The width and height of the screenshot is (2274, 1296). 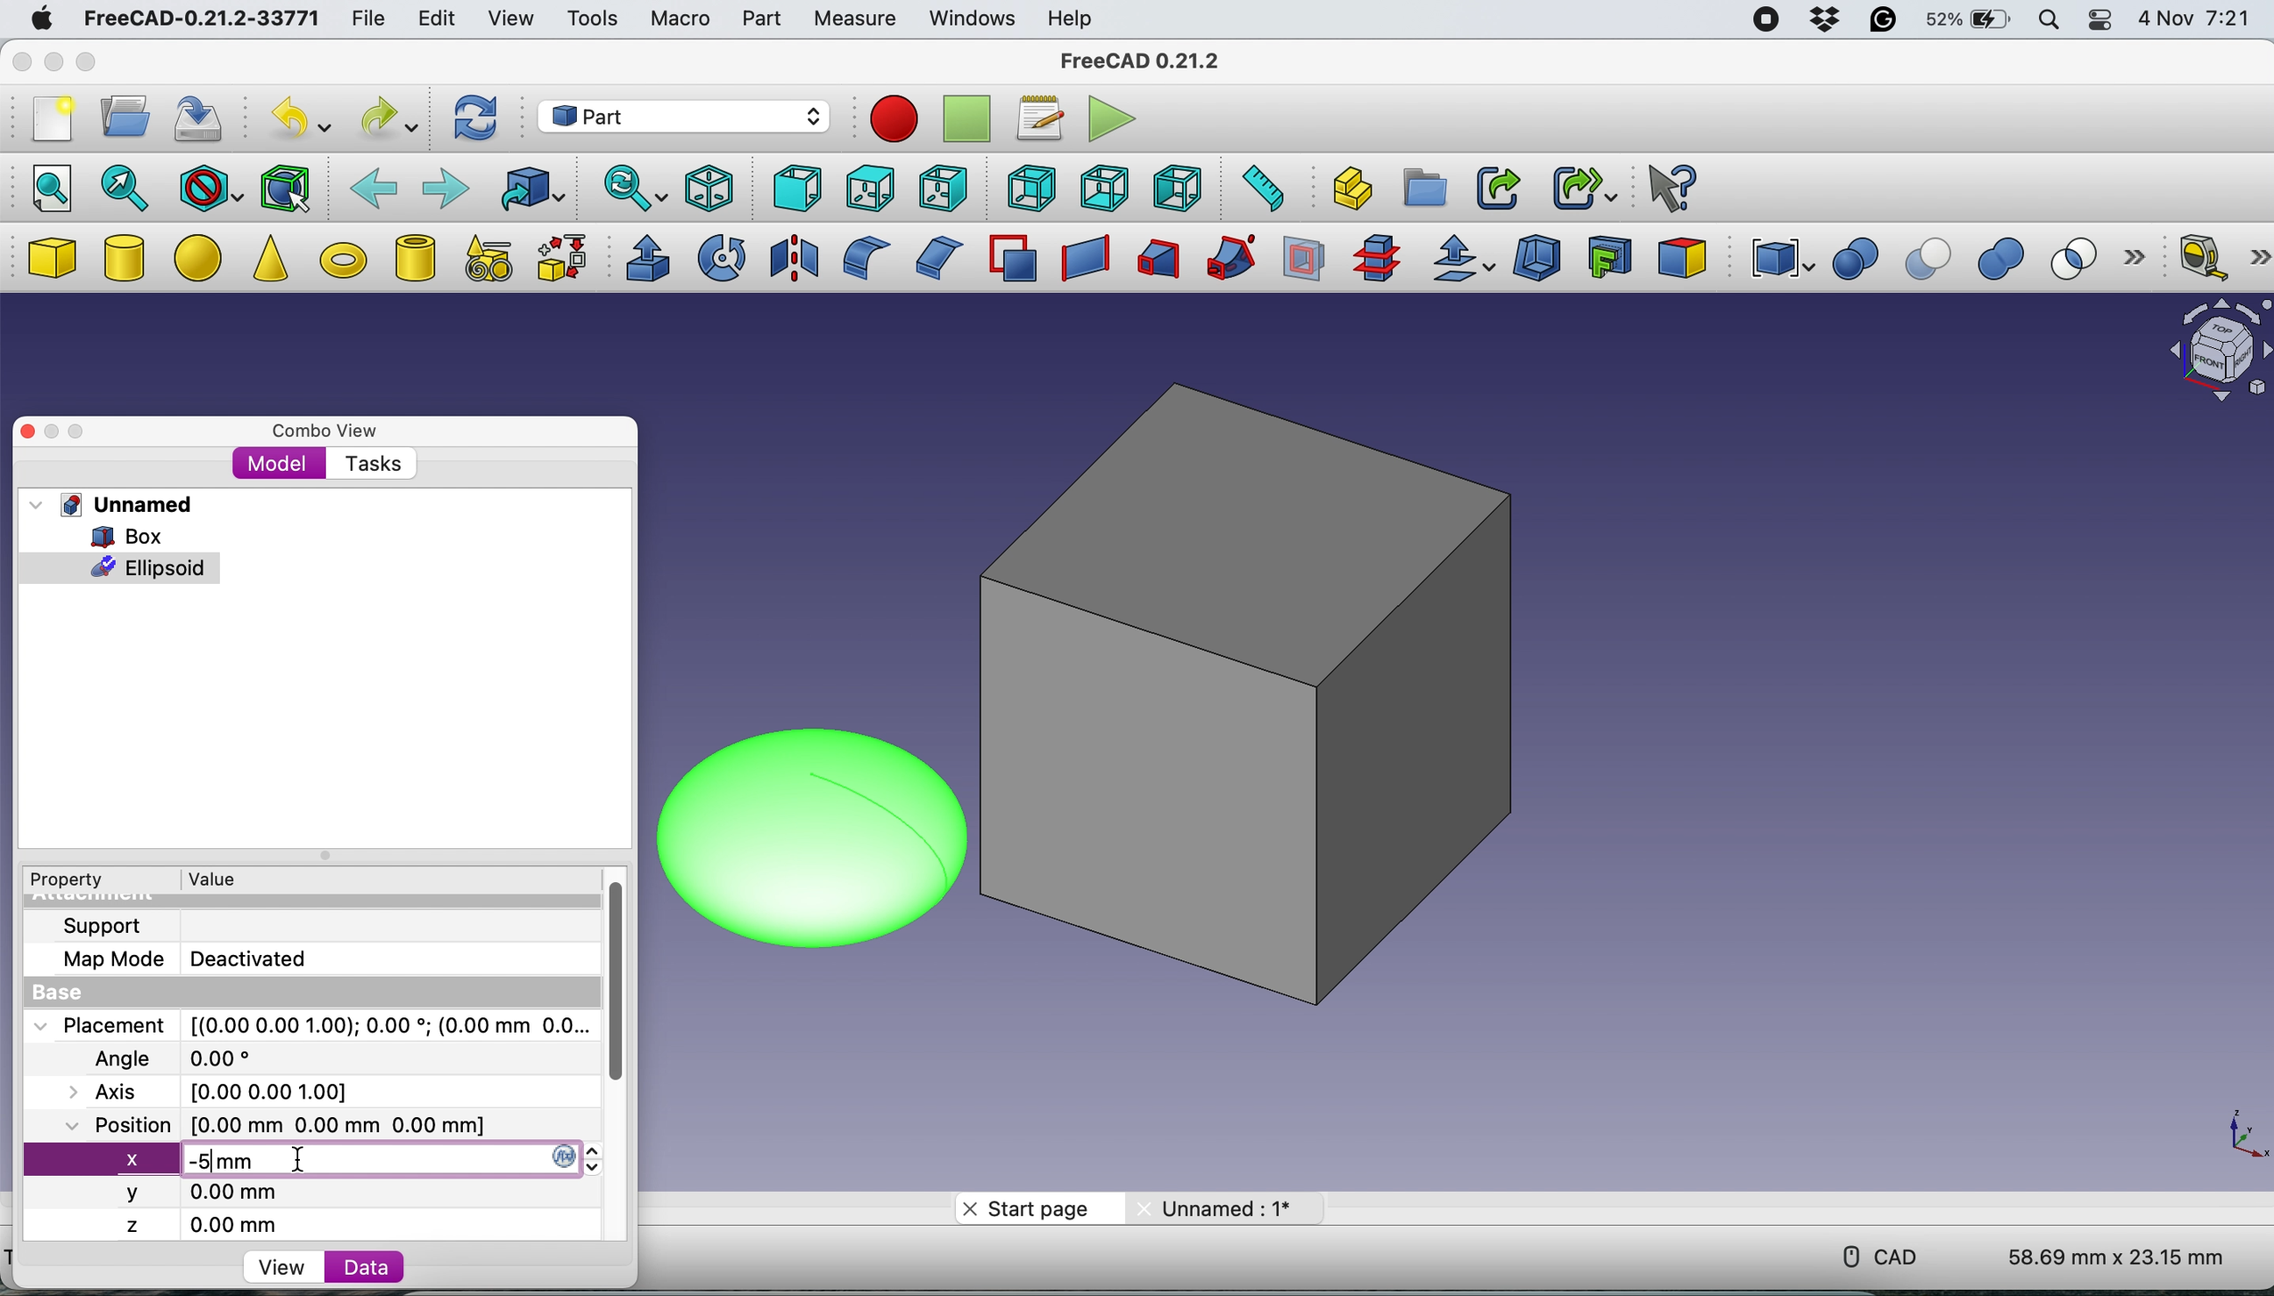 What do you see at coordinates (2197, 22) in the screenshot?
I see `4 Nov 7:21` at bounding box center [2197, 22].